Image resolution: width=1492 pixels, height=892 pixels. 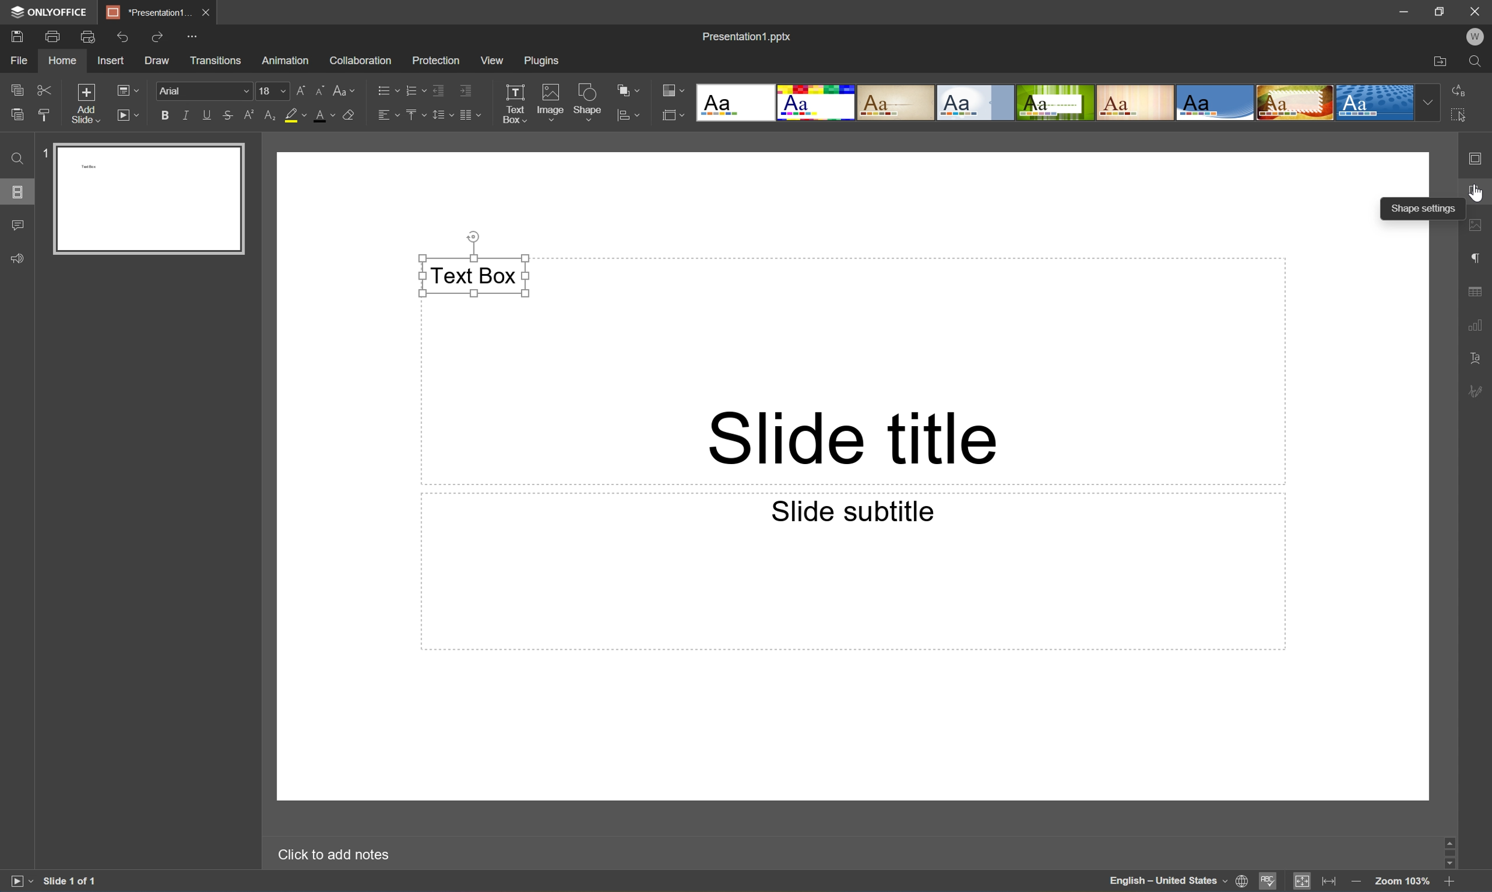 I want to click on Home, so click(x=64, y=61).